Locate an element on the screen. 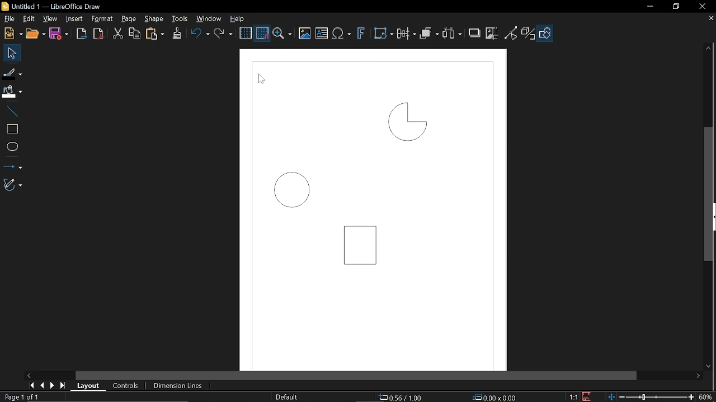 Image resolution: width=716 pixels, height=402 pixels. Arrange is located at coordinates (429, 35).